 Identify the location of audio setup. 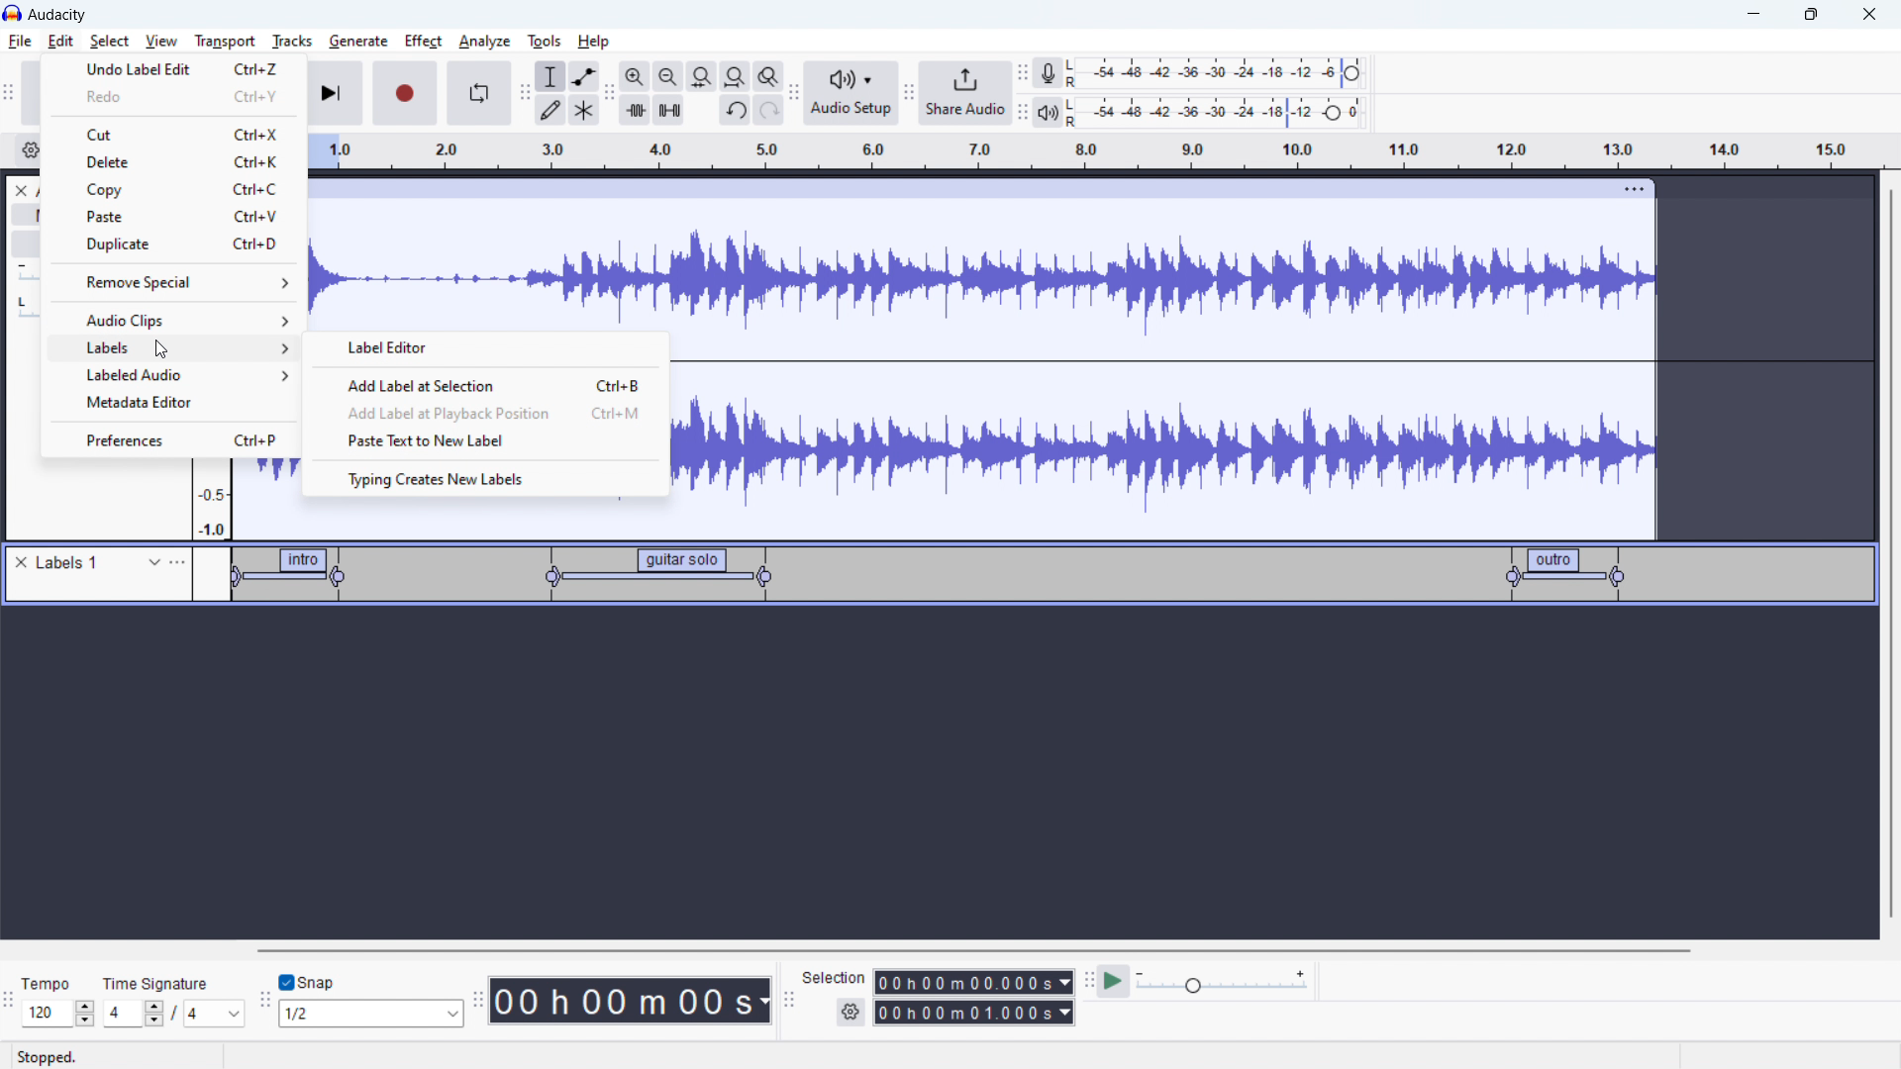
(851, 94).